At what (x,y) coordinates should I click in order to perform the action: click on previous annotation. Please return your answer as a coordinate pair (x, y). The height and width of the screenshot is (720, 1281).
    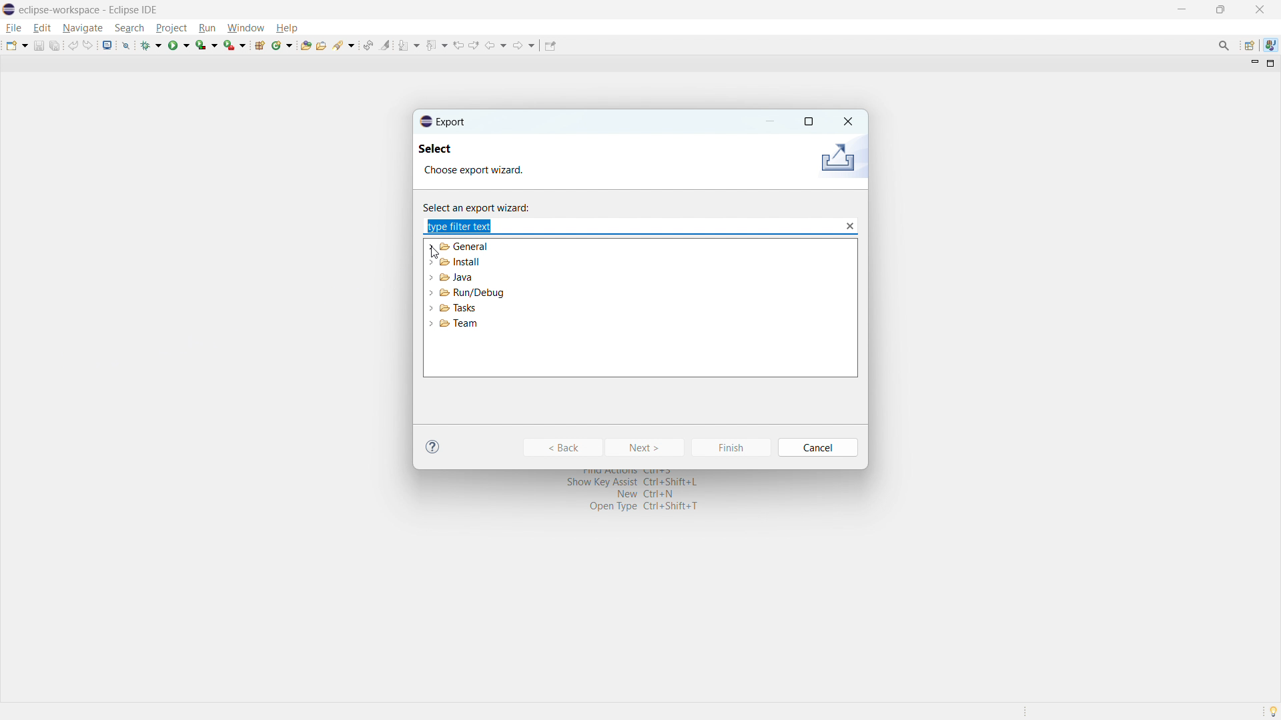
    Looking at the image, I should click on (437, 44).